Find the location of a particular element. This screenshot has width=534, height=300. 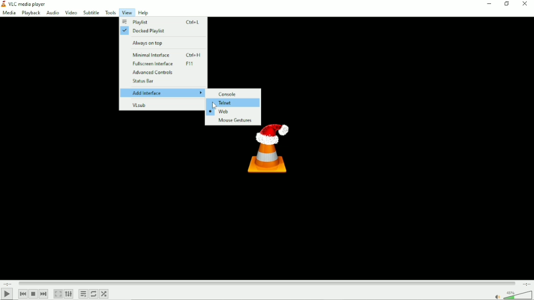

Total duration is located at coordinates (526, 284).